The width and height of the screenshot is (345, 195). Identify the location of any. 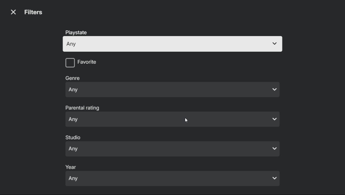
(173, 44).